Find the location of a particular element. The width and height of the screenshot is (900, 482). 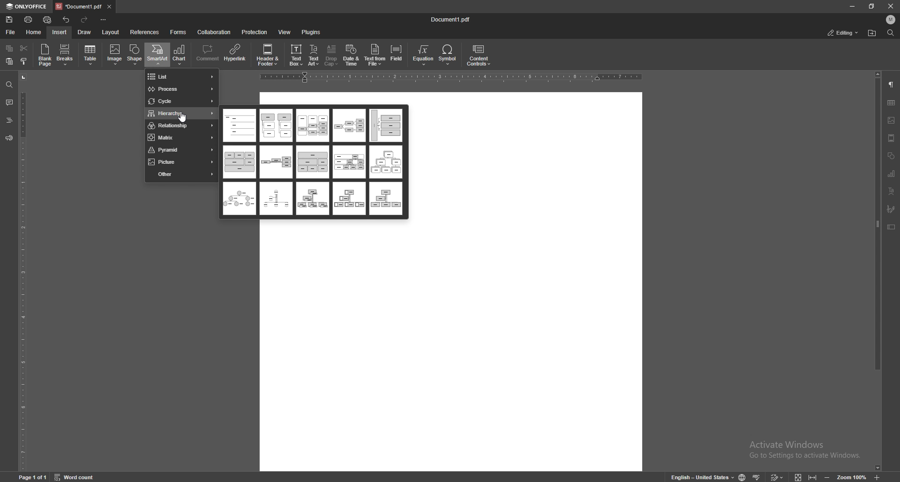

text box is located at coordinates (891, 227).